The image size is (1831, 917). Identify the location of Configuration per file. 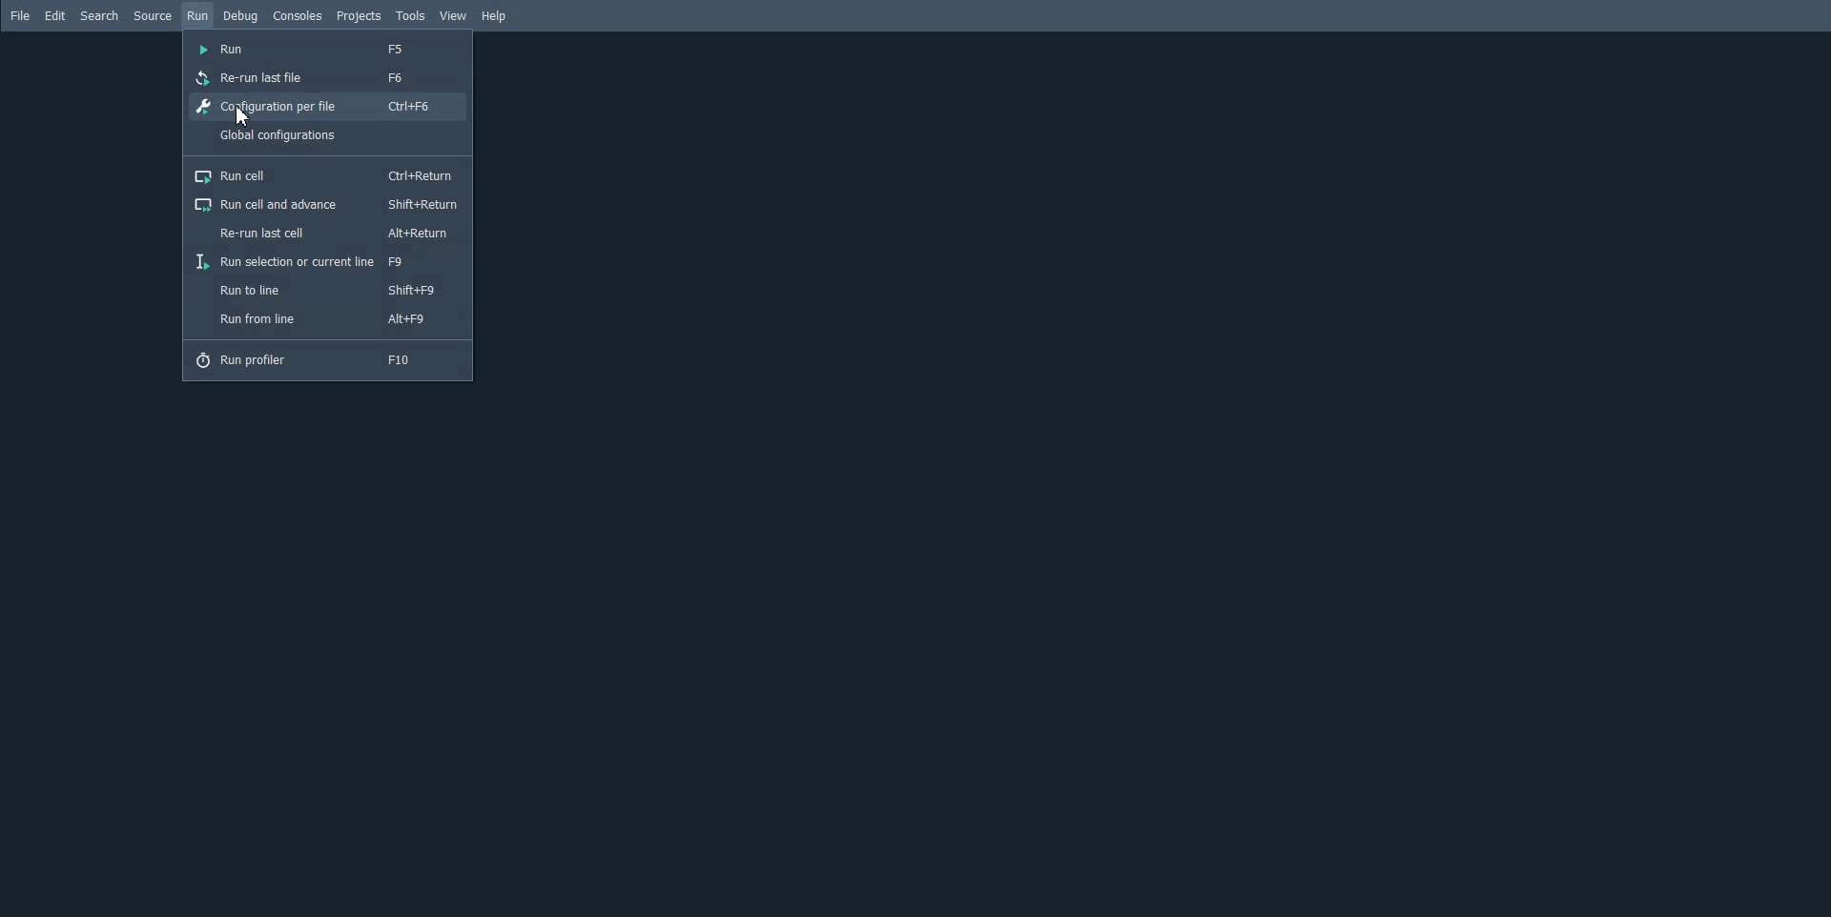
(328, 108).